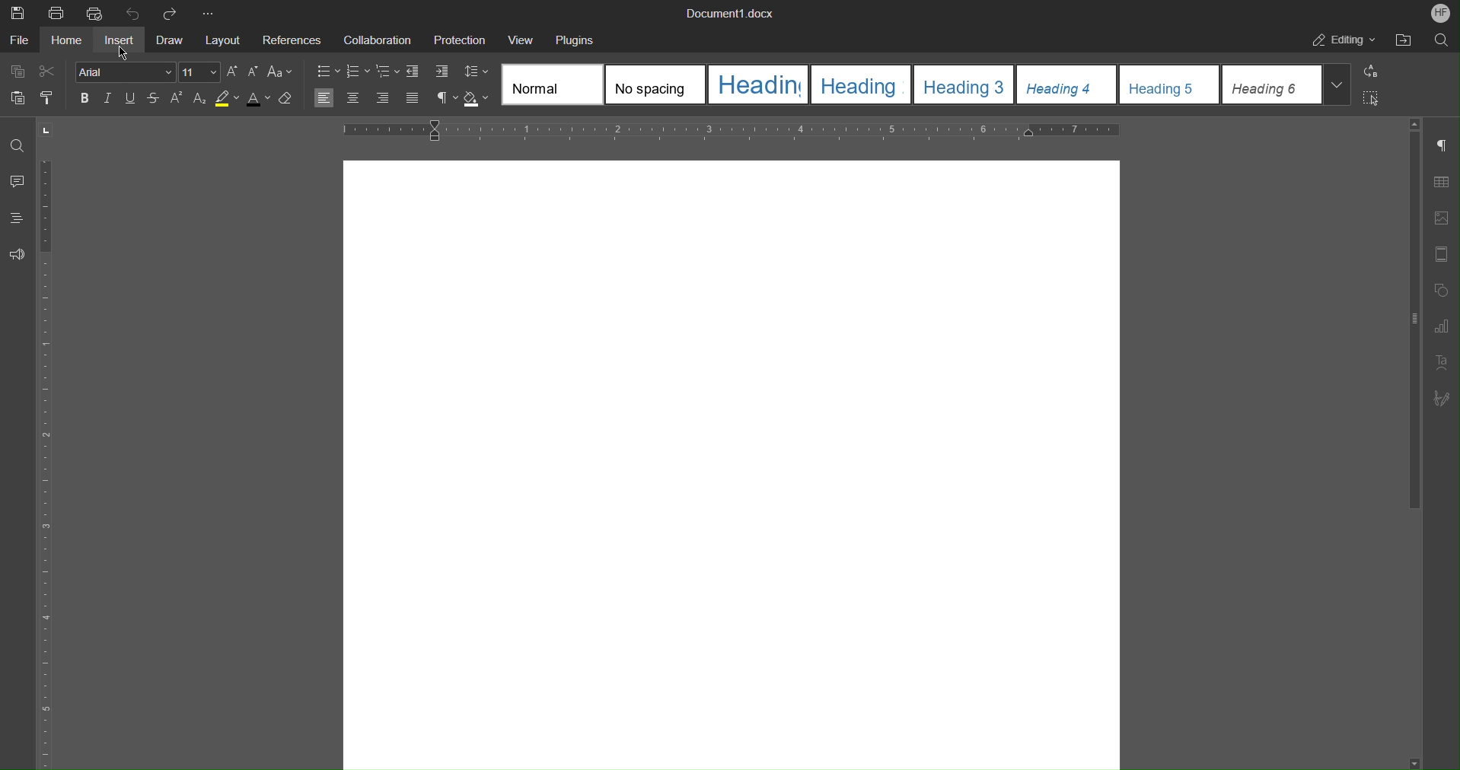  What do you see at coordinates (53, 72) in the screenshot?
I see `Cut` at bounding box center [53, 72].